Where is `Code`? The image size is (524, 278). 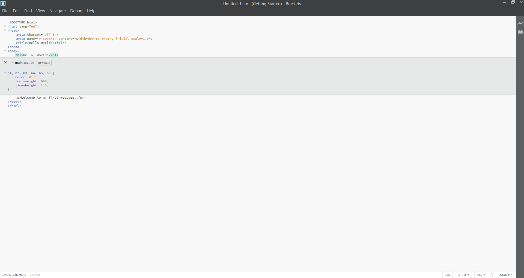
Code is located at coordinates (29, 72).